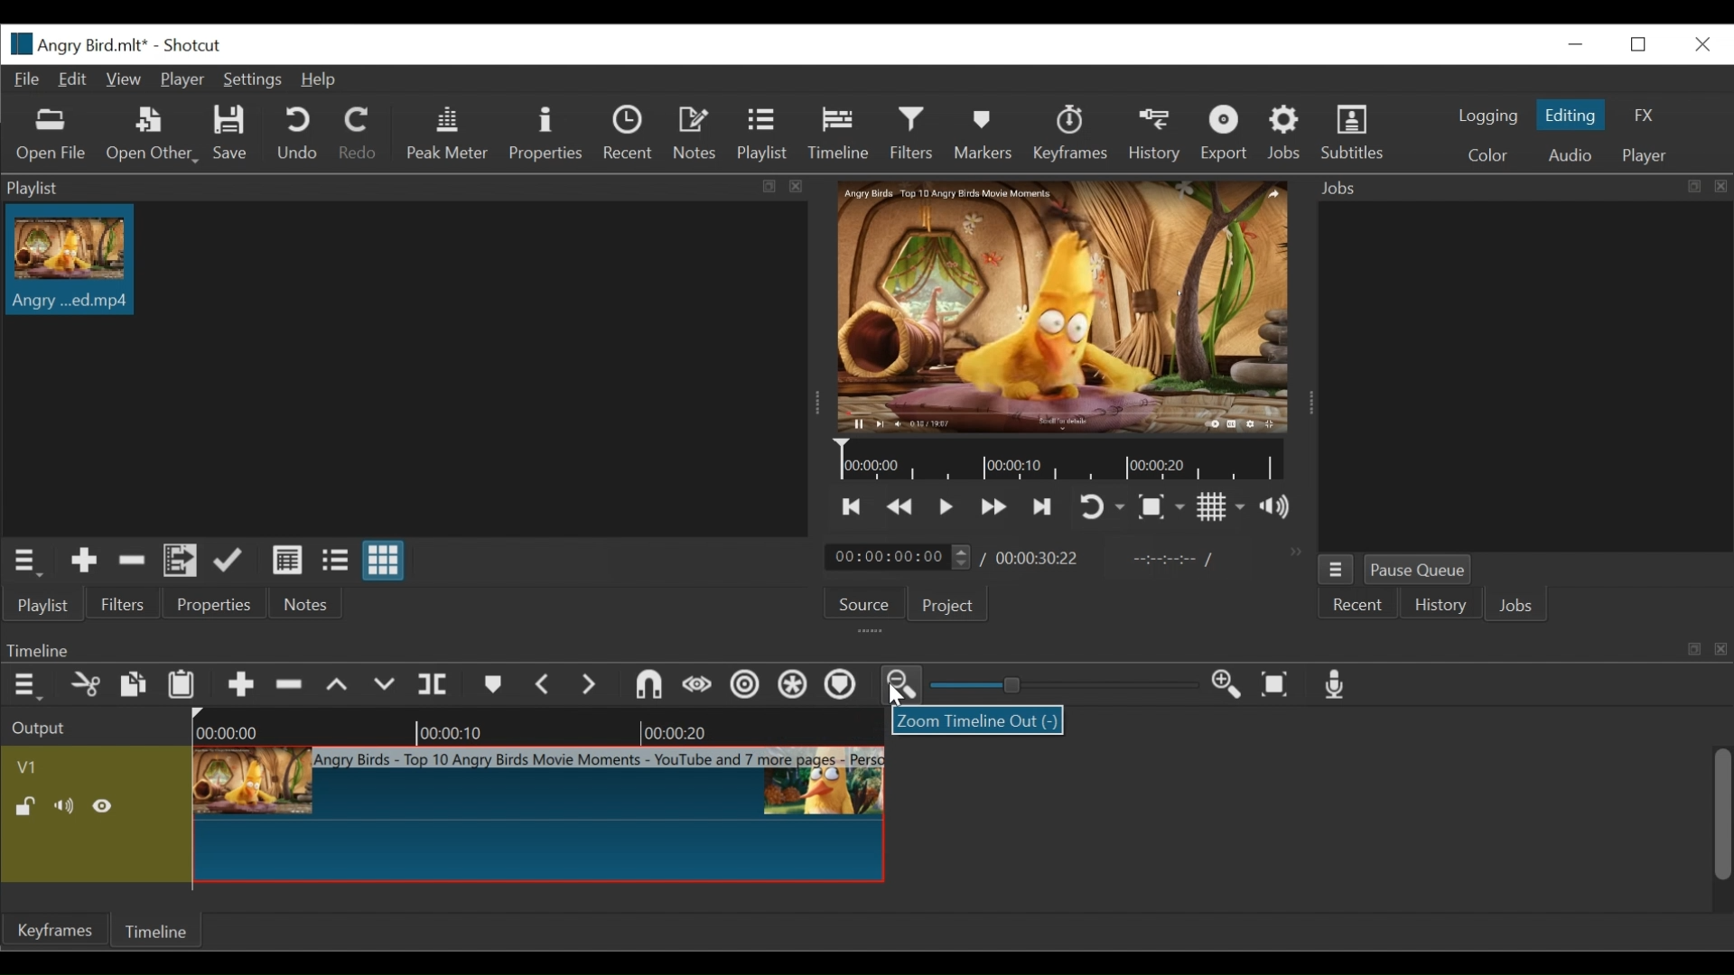  What do you see at coordinates (297, 134) in the screenshot?
I see `Undo` at bounding box center [297, 134].